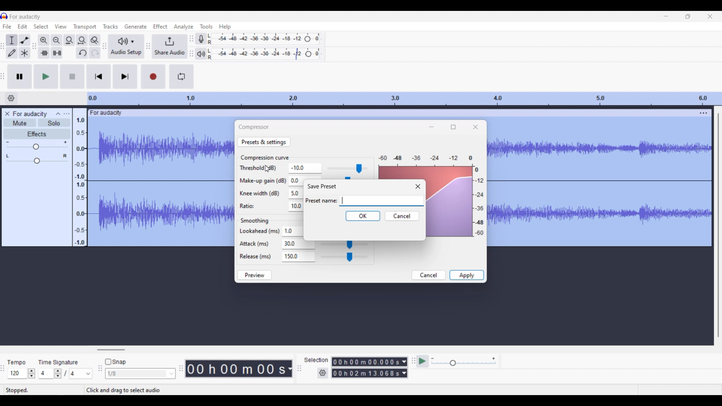 This screenshot has height=406, width=722. I want to click on Analyze, so click(183, 27).